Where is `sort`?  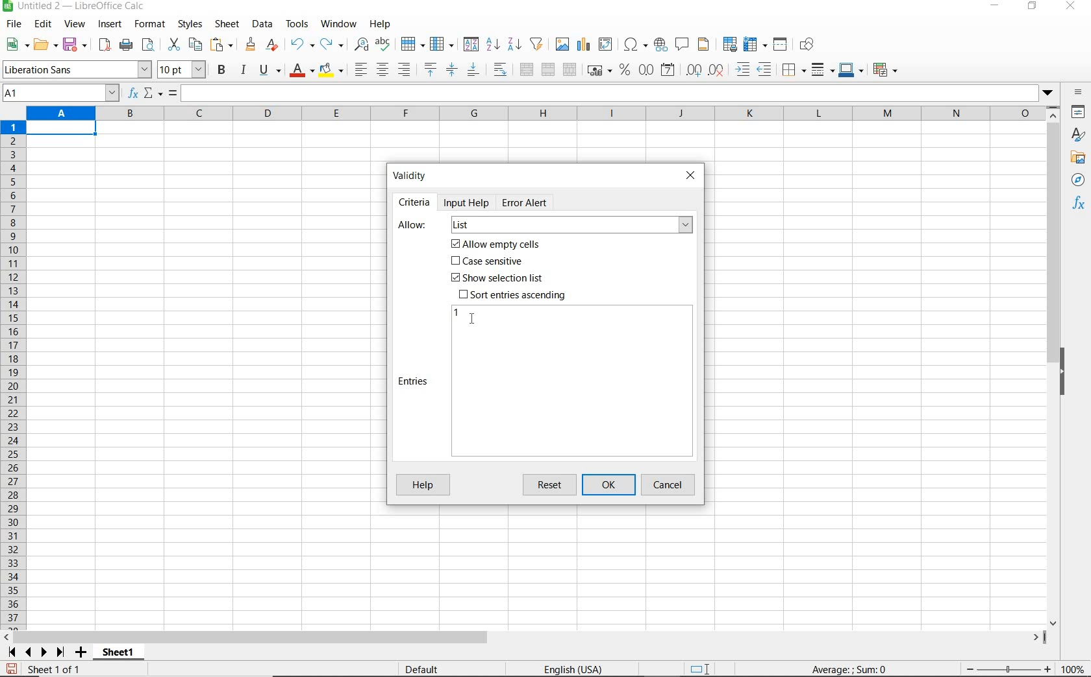 sort is located at coordinates (471, 45).